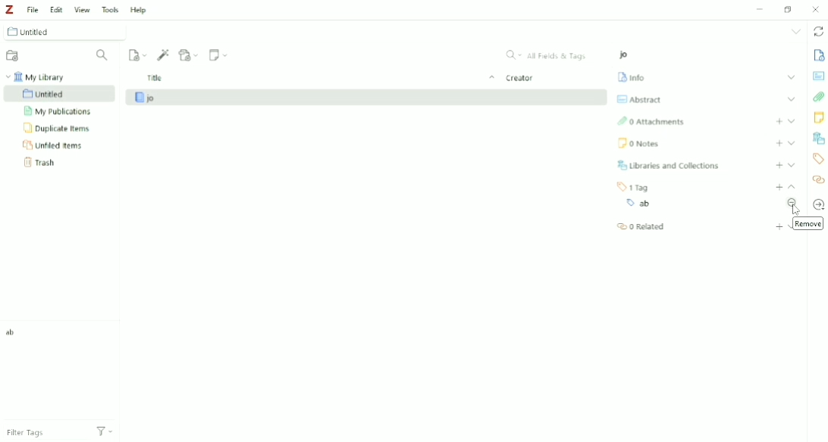 The height and width of the screenshot is (442, 828). What do you see at coordinates (817, 97) in the screenshot?
I see `Attachments` at bounding box center [817, 97].